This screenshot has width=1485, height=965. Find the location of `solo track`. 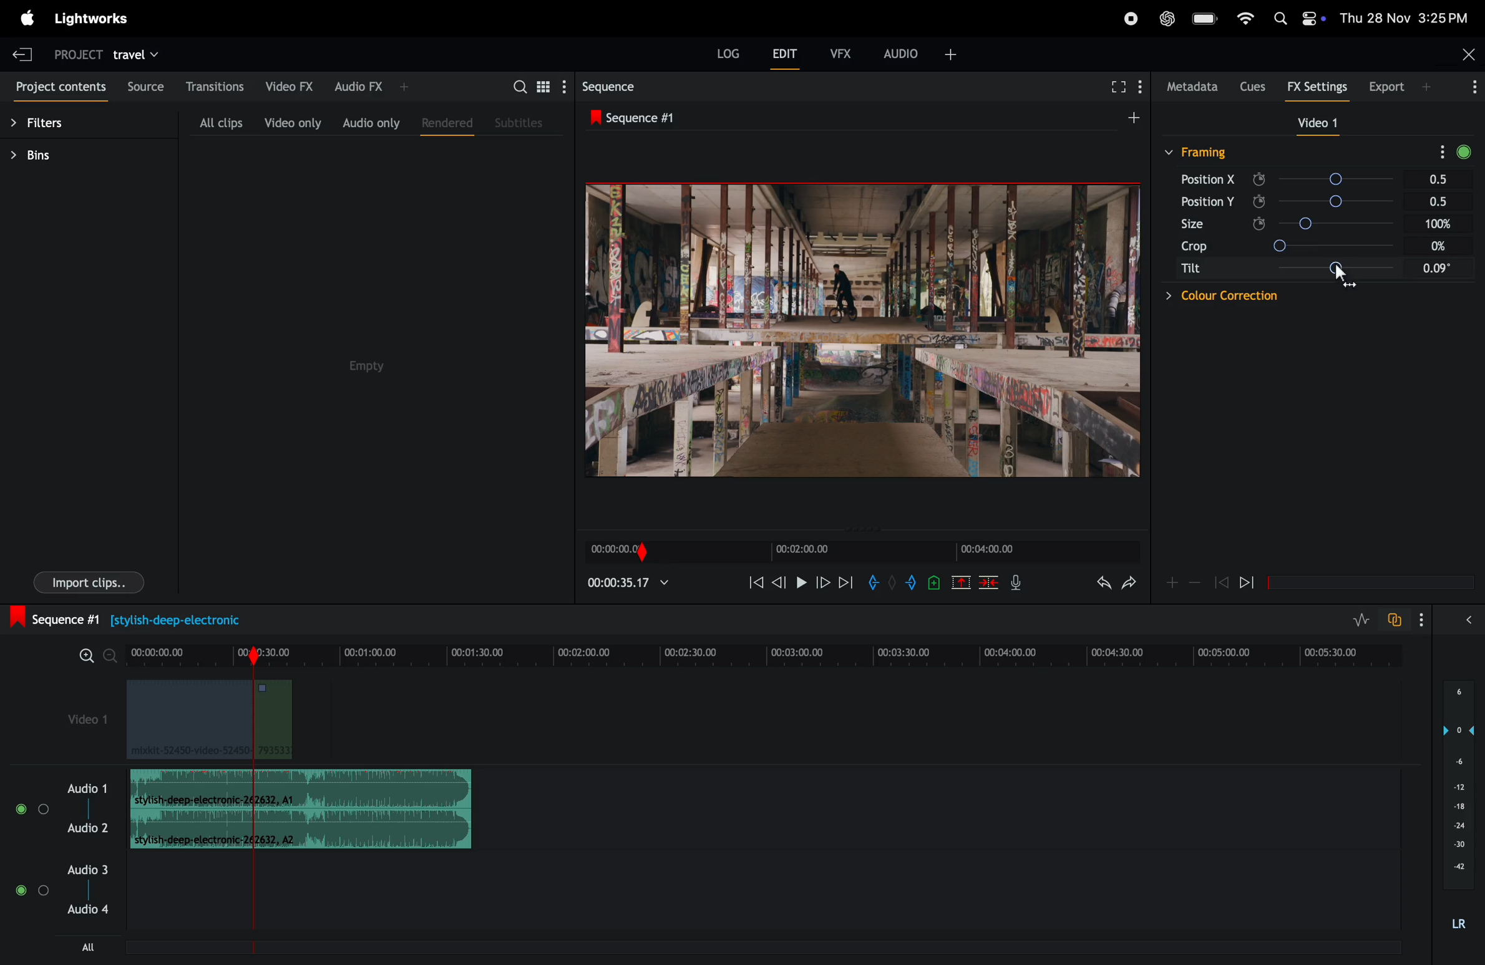

solo track is located at coordinates (43, 808).